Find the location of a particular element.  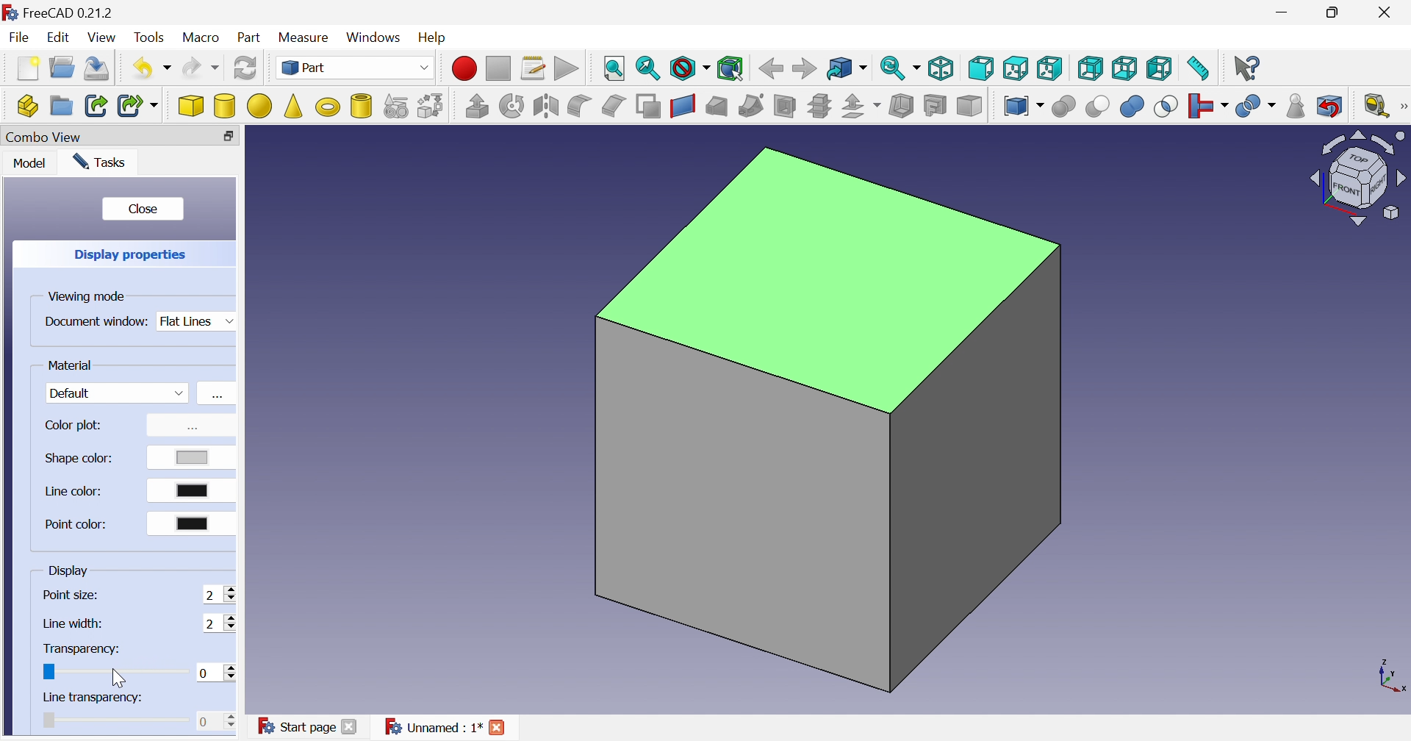

Cross-sections is located at coordinates (820, 105).